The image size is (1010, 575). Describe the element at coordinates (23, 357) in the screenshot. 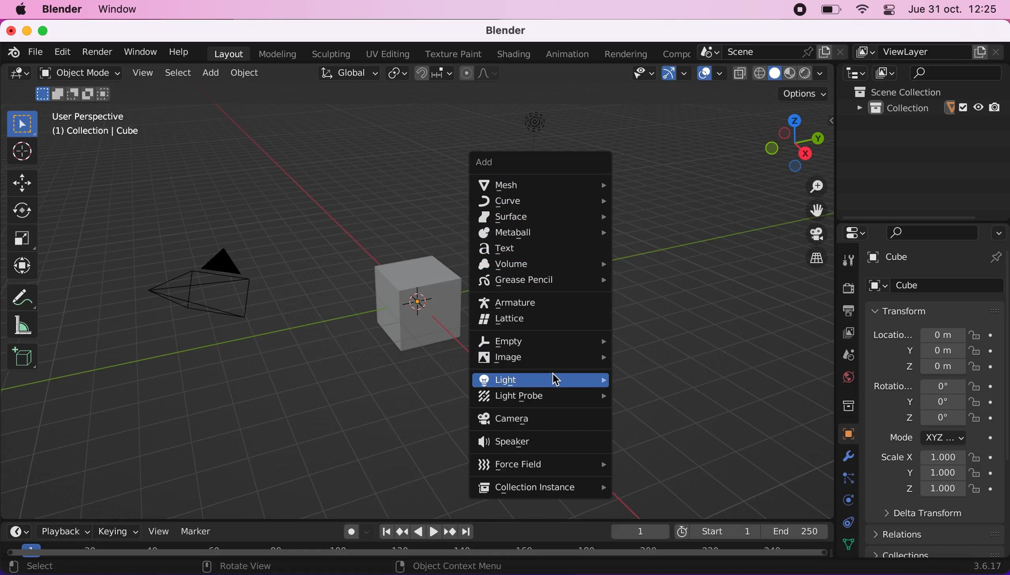

I see `add cube` at that location.